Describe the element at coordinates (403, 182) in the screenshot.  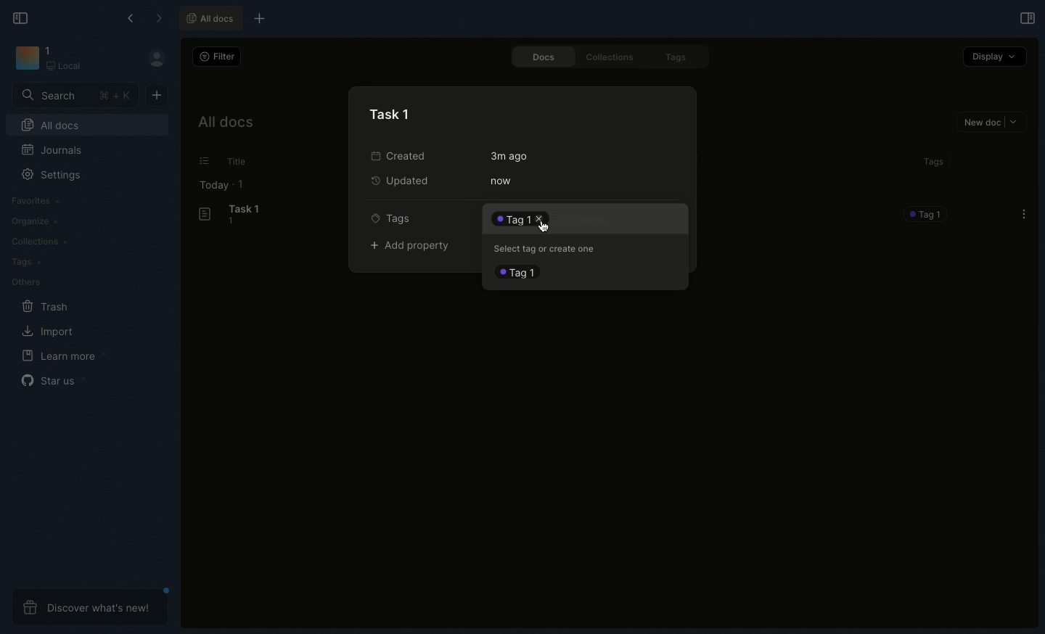
I see `Updated` at that location.